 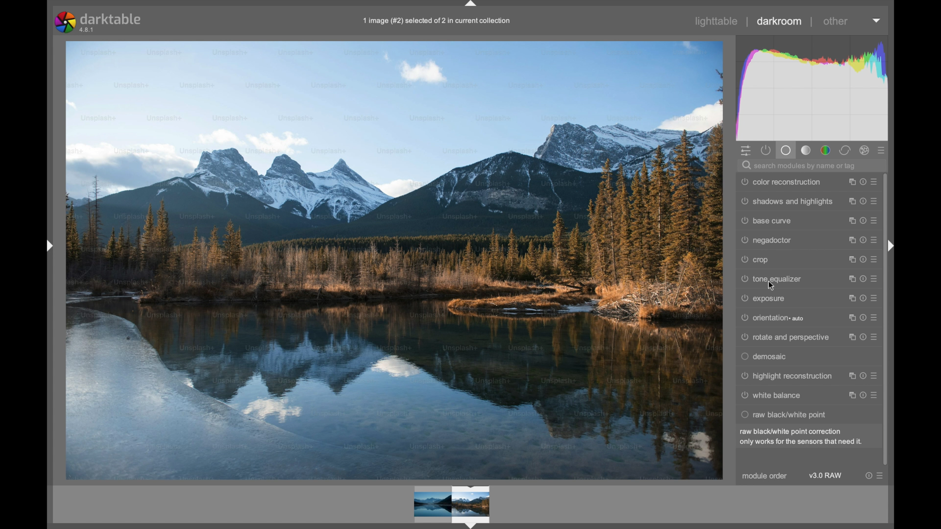 I want to click on presets, so click(x=876, y=259).